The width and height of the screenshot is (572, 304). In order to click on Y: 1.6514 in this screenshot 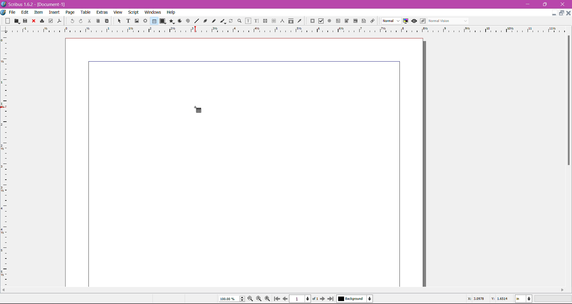, I will do `click(500, 300)`.